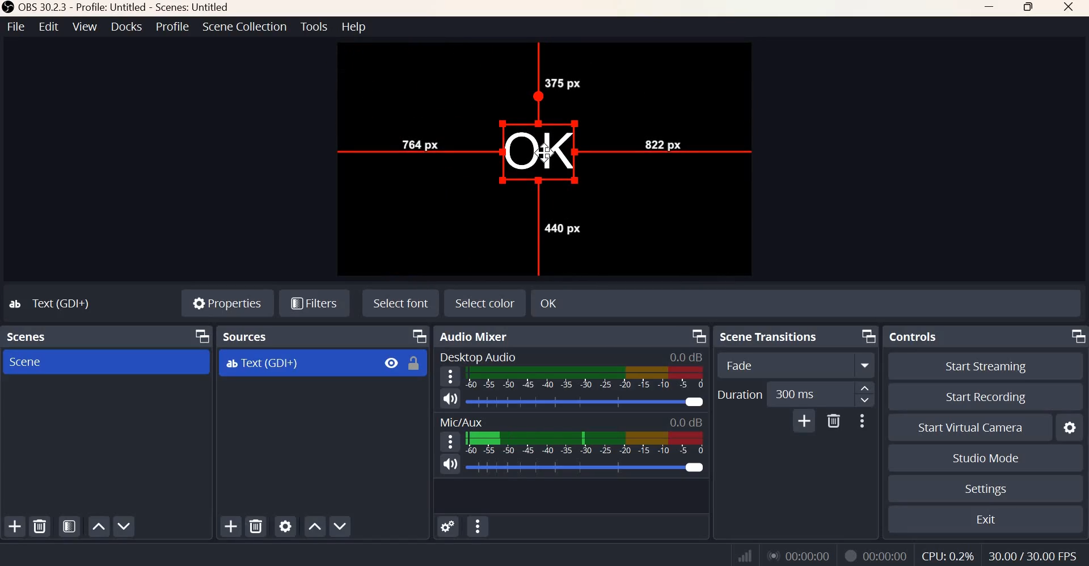  Describe the element at coordinates (1077, 336) in the screenshot. I see `Dock Options icon` at that location.